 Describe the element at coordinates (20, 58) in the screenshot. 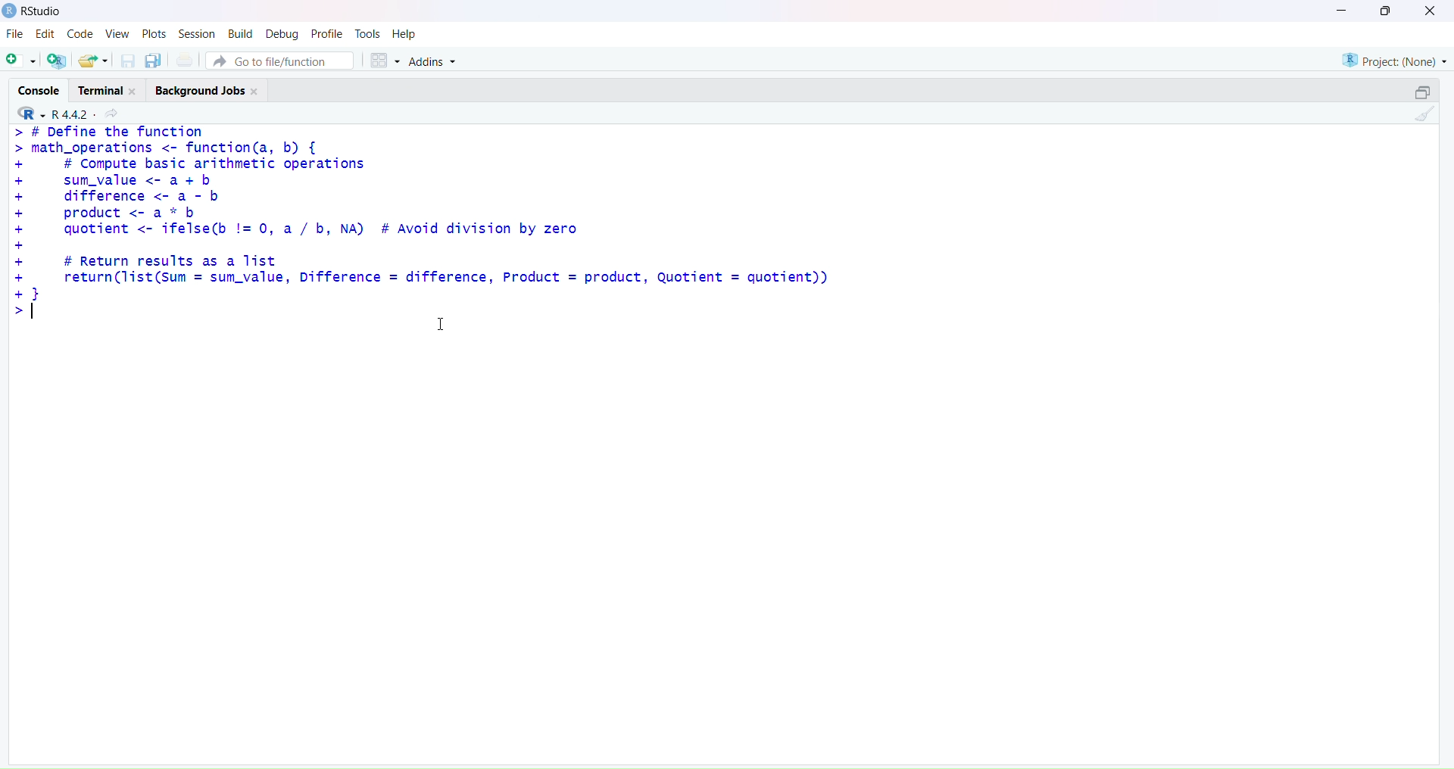

I see `New File` at that location.